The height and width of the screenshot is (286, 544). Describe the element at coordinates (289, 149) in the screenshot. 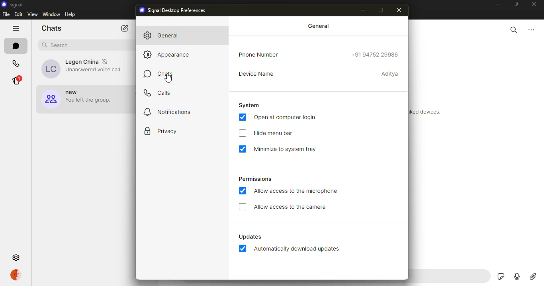

I see `minimize system tray` at that location.